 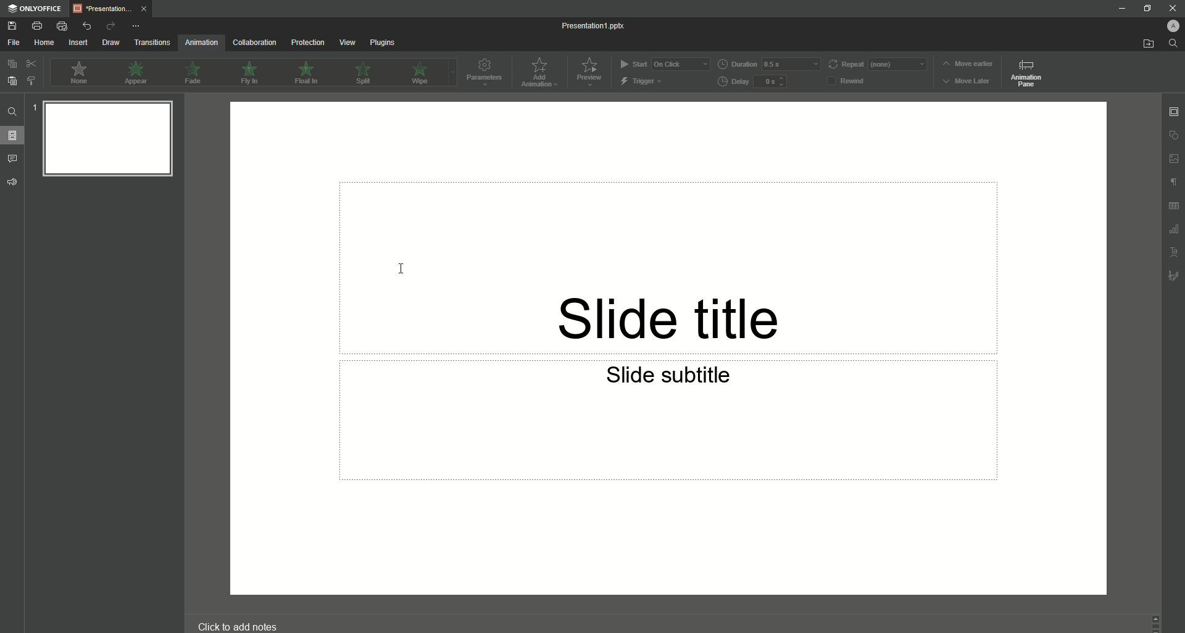 What do you see at coordinates (14, 136) in the screenshot?
I see `Slides` at bounding box center [14, 136].